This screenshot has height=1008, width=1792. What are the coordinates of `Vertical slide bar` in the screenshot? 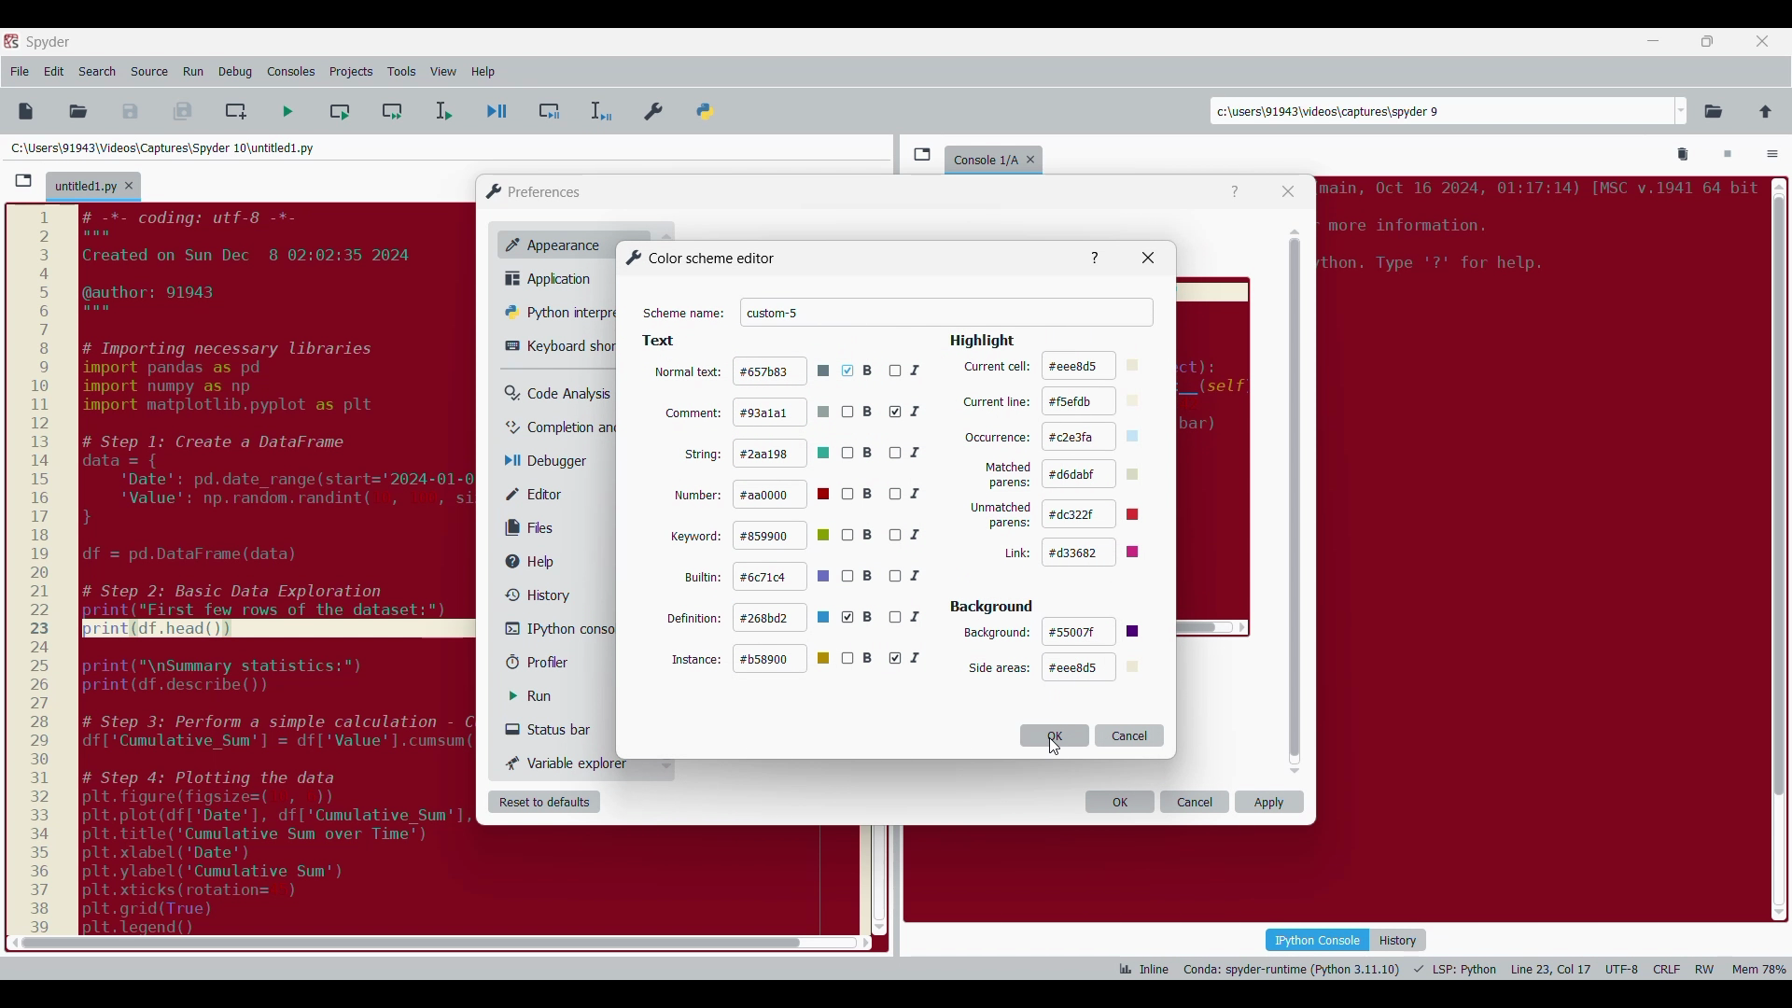 It's located at (1295, 501).